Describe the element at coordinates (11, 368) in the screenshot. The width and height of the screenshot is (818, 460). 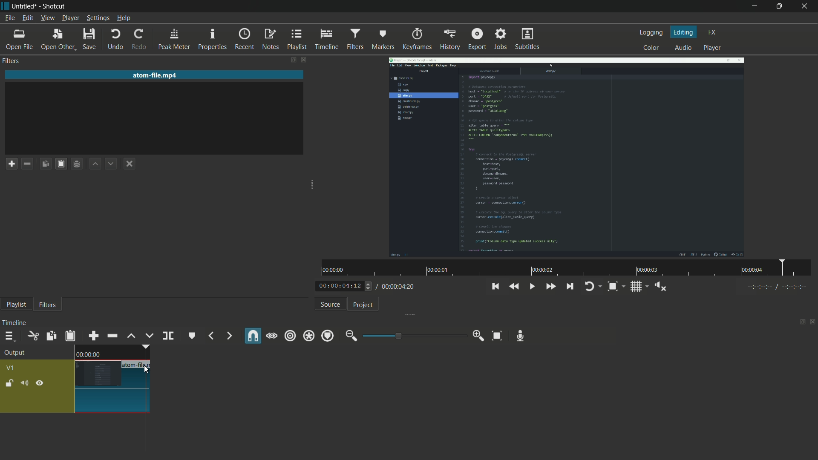
I see `v1` at that location.